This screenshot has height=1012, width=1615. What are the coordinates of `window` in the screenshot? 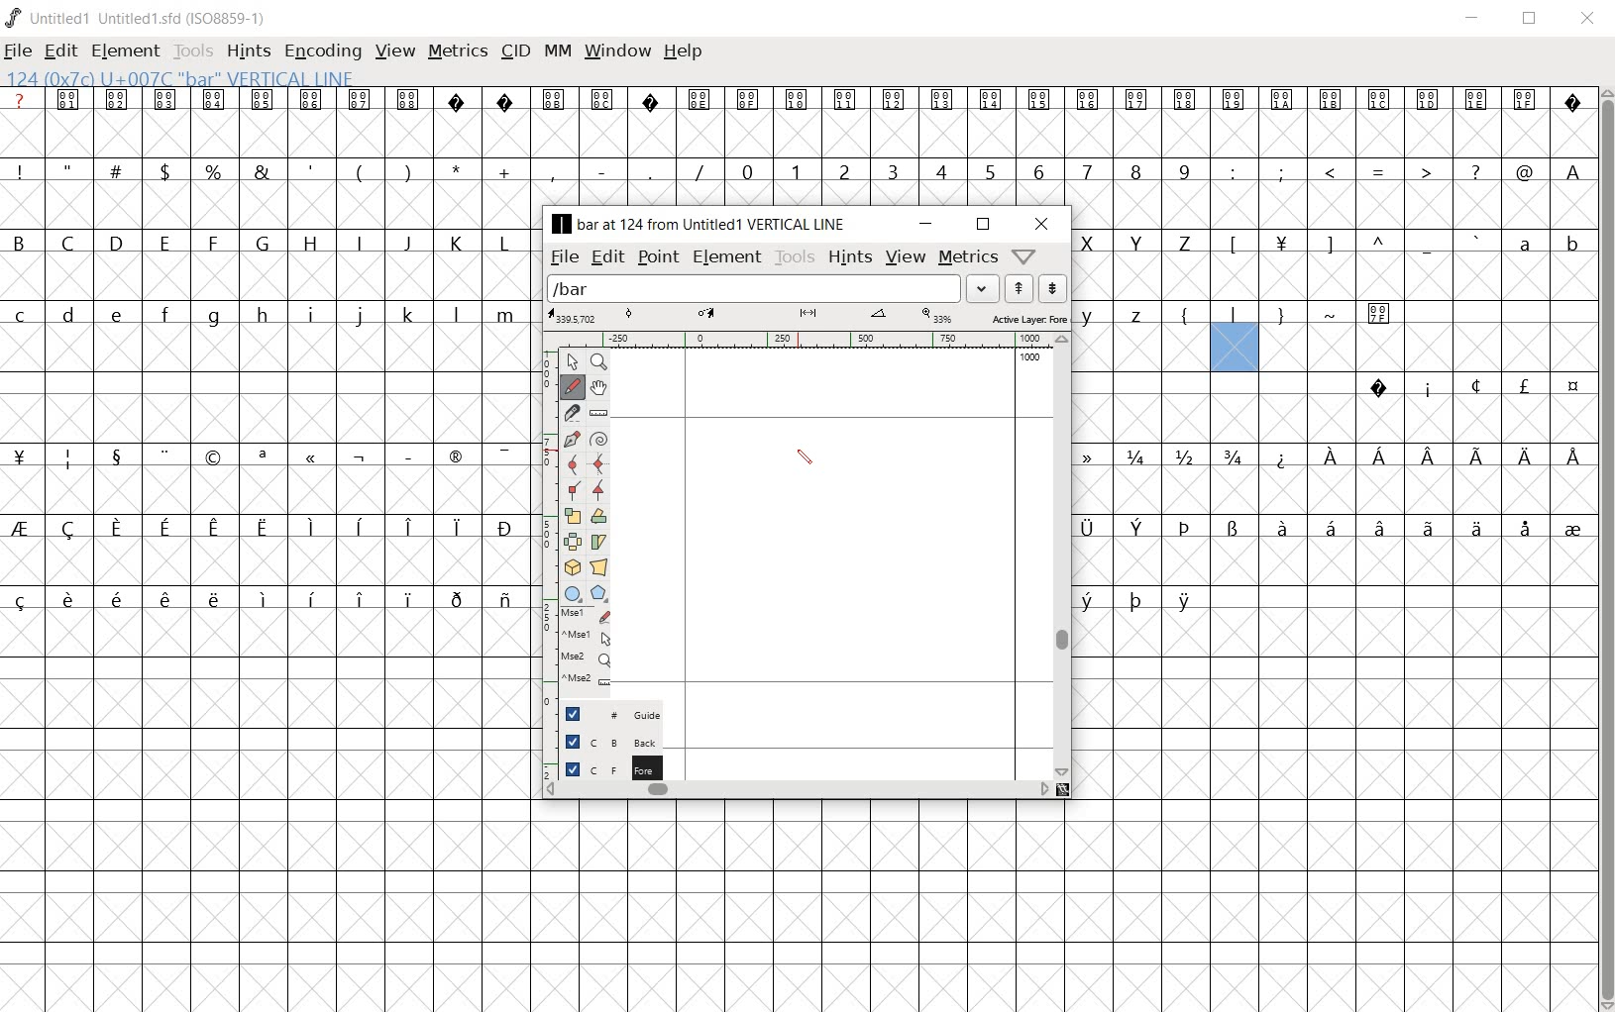 It's located at (619, 50).